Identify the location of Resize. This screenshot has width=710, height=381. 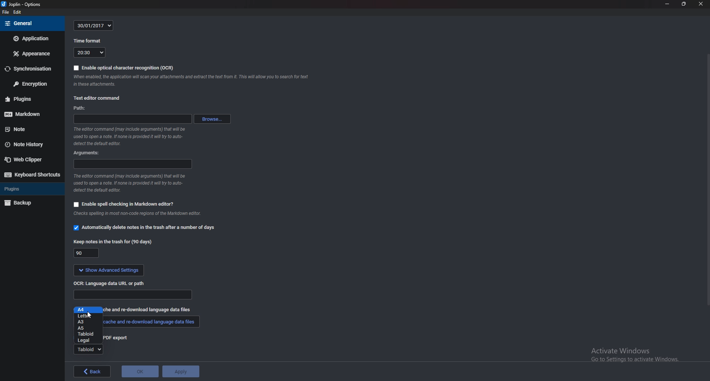
(683, 4).